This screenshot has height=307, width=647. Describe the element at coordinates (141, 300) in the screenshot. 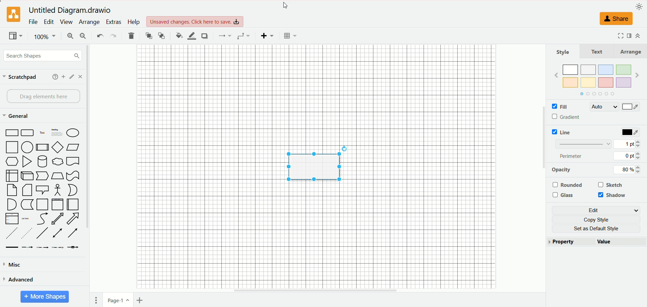

I see `insert page` at that location.